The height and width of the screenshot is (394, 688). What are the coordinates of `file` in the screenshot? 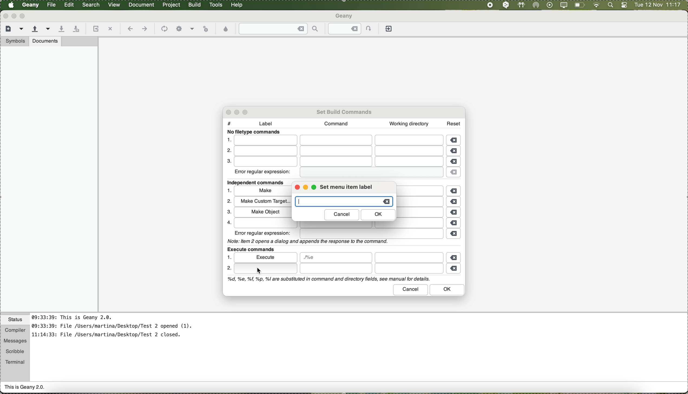 It's located at (336, 258).